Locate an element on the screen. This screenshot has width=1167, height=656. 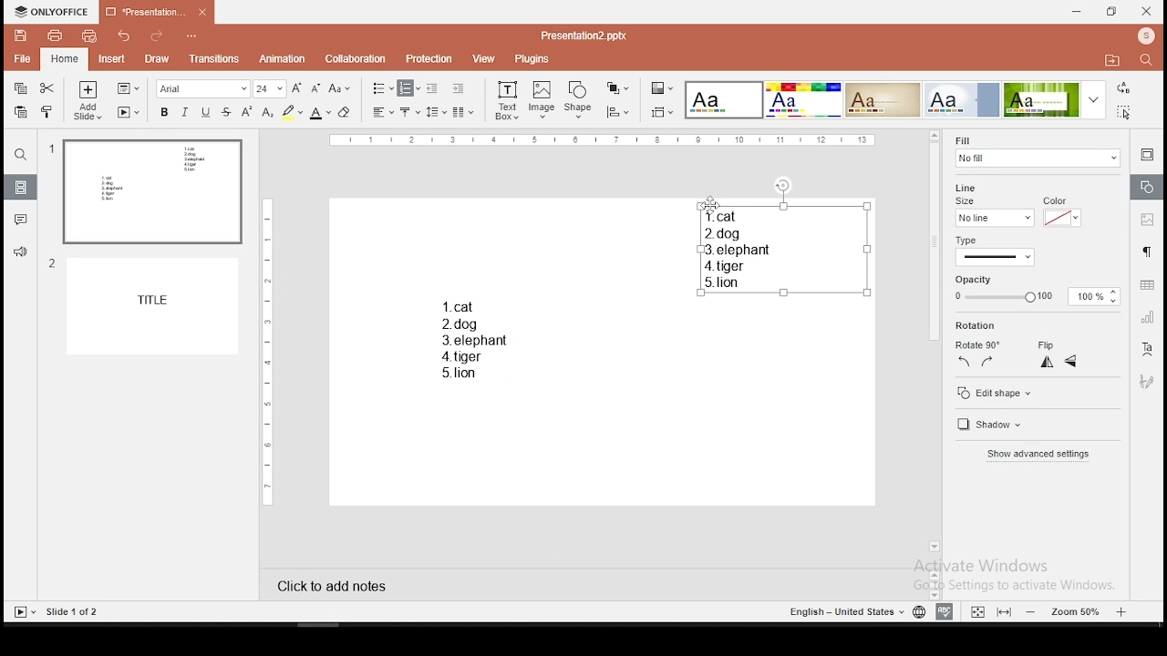
decrease font size is located at coordinates (314, 87).